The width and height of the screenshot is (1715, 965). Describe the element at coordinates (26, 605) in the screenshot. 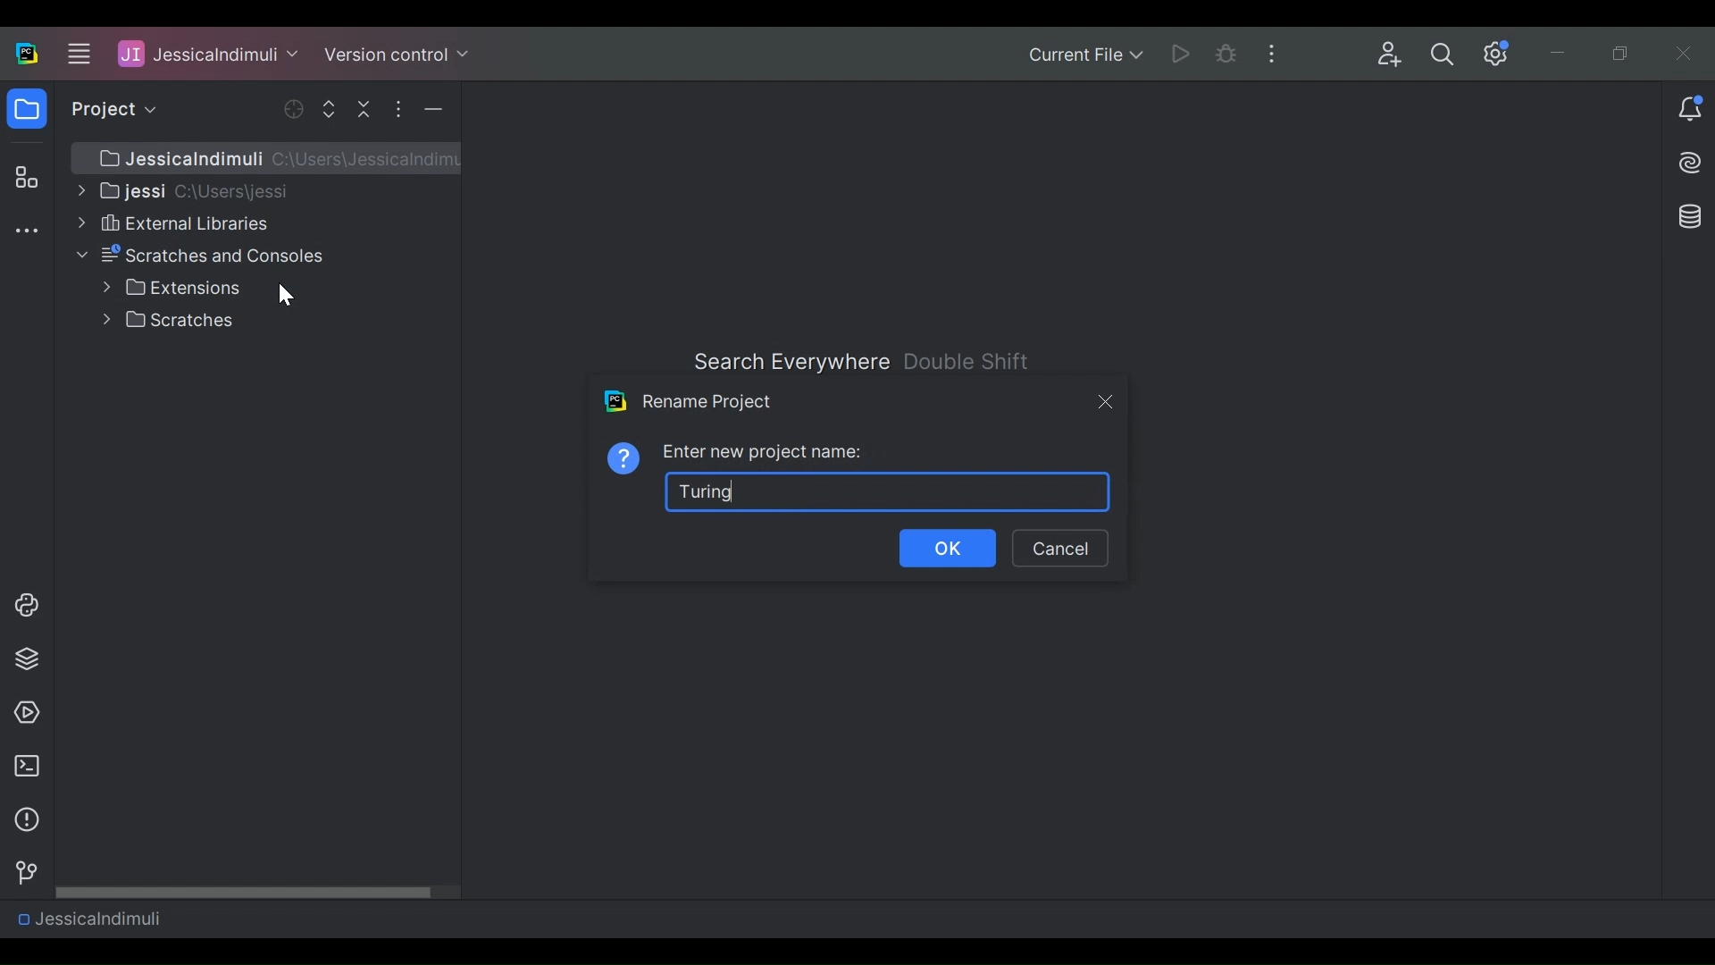

I see `python` at that location.